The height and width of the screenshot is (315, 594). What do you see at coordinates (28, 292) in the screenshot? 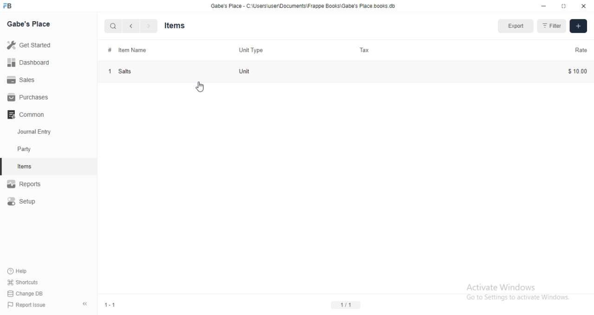
I see `Change DB` at bounding box center [28, 292].